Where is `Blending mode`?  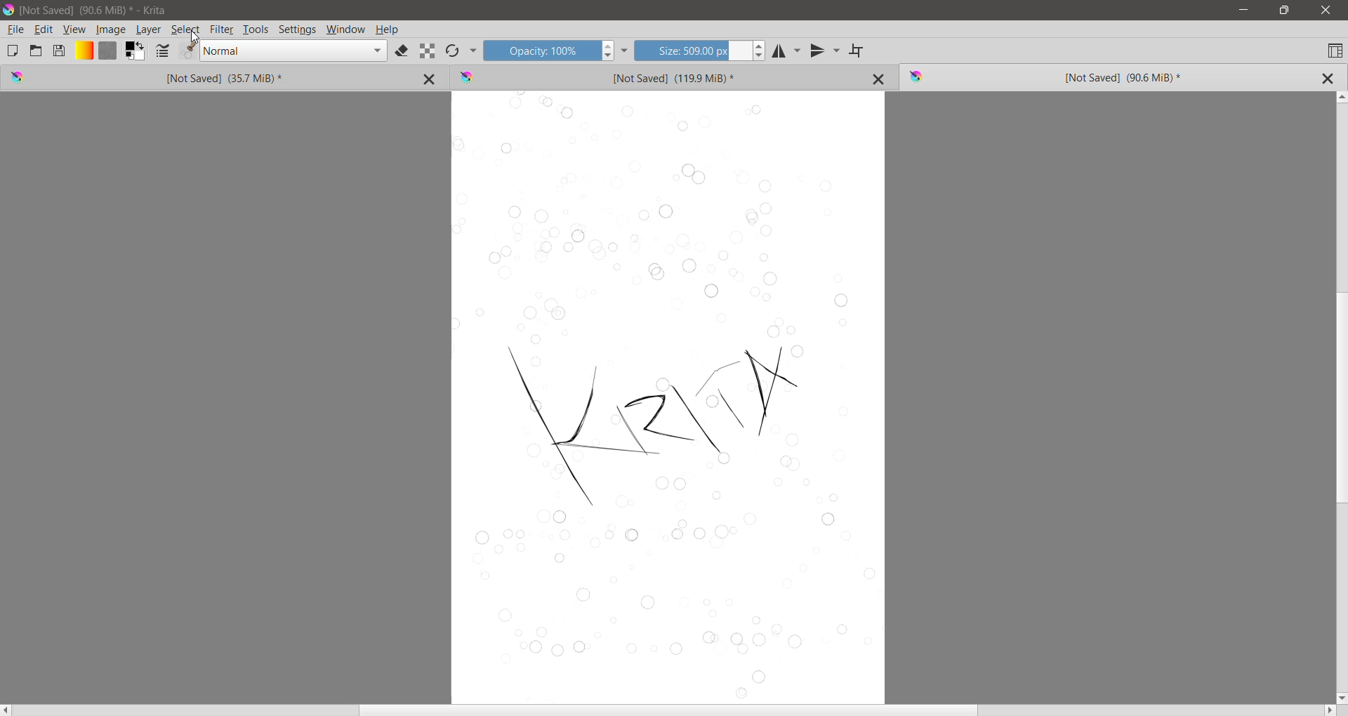 Blending mode is located at coordinates (293, 51).